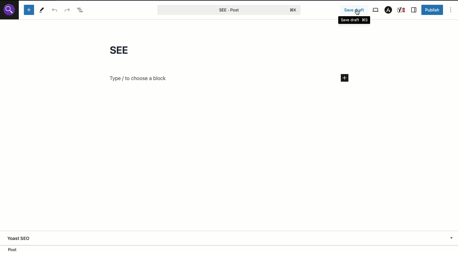  What do you see at coordinates (140, 78) in the screenshot?
I see `Add new block` at bounding box center [140, 78].